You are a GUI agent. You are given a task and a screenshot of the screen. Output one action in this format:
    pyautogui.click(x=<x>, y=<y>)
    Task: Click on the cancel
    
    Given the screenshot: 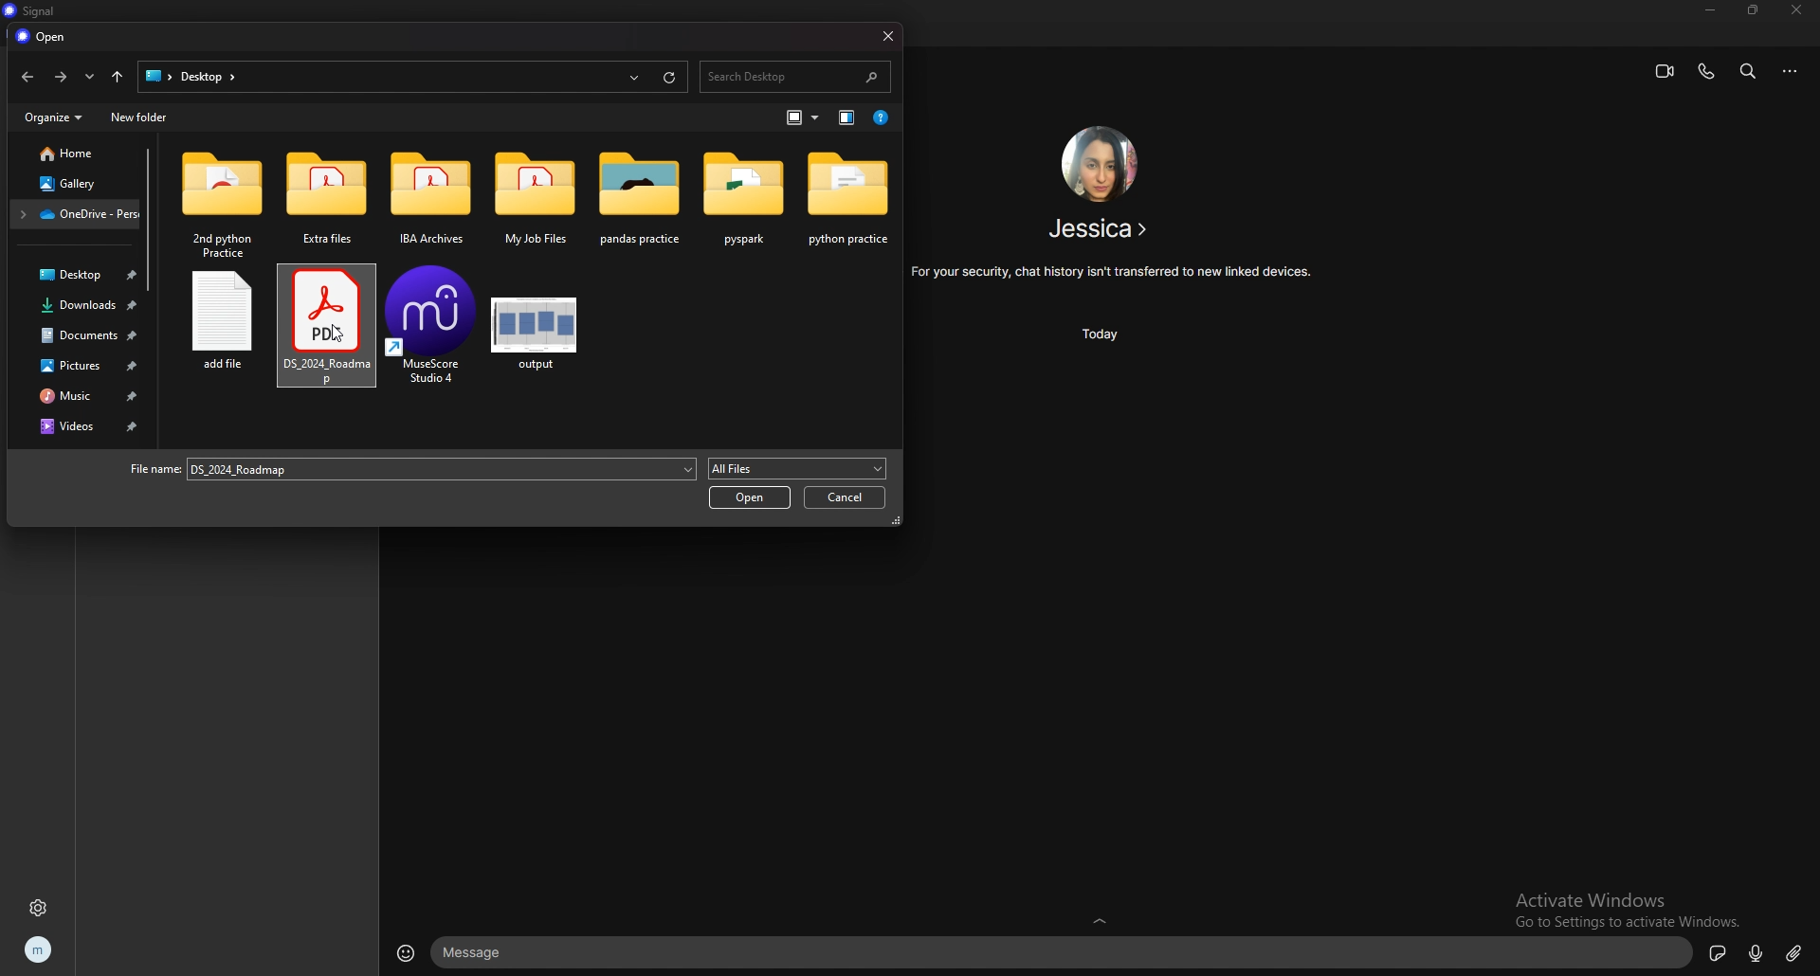 What is the action you would take?
    pyautogui.click(x=844, y=497)
    